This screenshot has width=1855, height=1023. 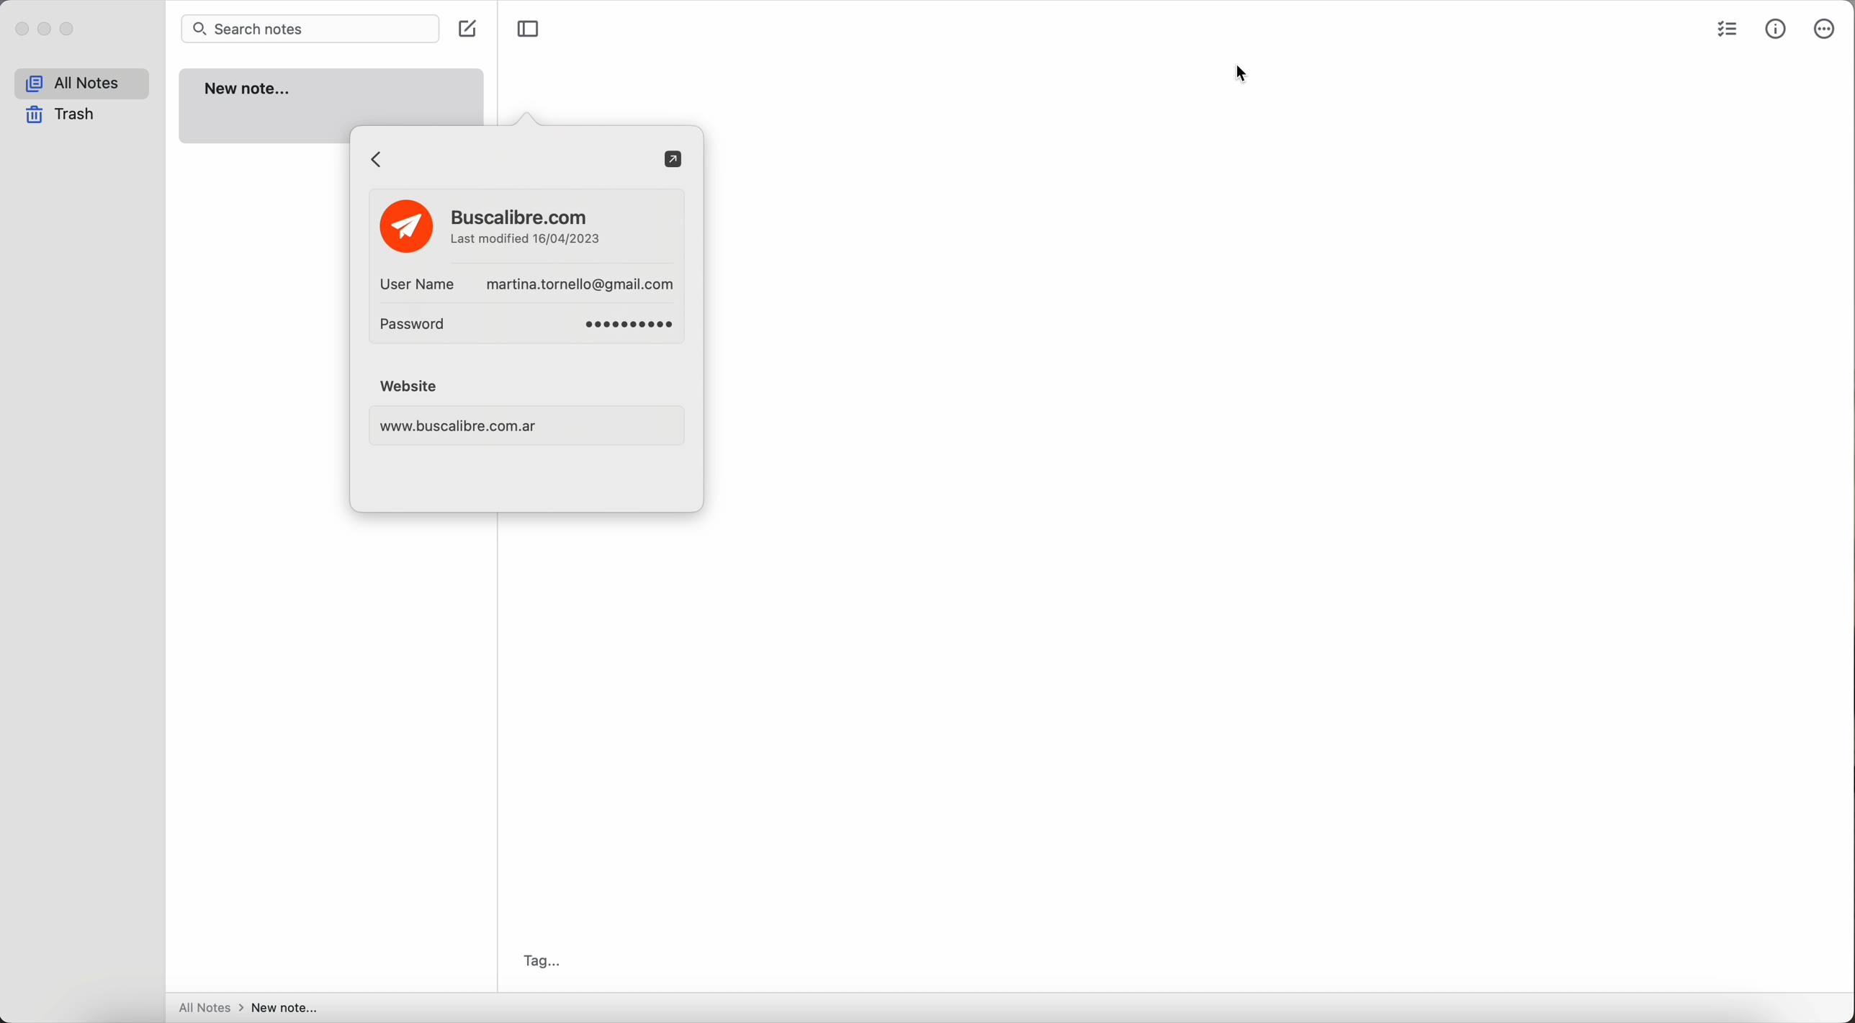 What do you see at coordinates (529, 227) in the screenshot?
I see `Buscalibre.com` at bounding box center [529, 227].